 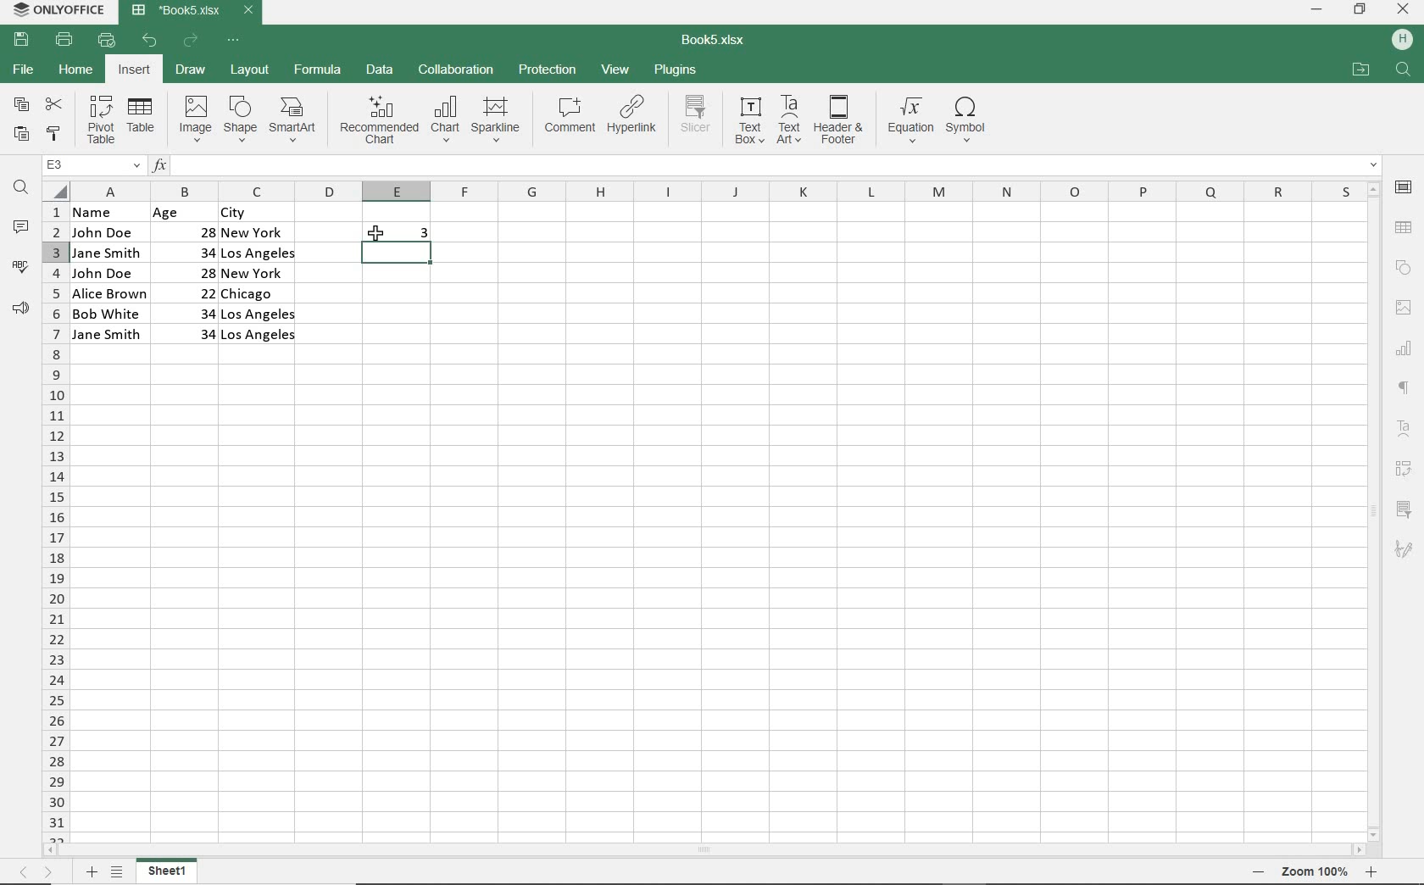 What do you see at coordinates (190, 42) in the screenshot?
I see `REDO` at bounding box center [190, 42].